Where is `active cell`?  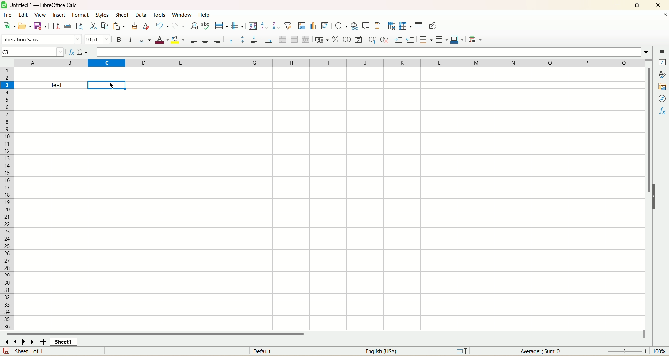
active cell is located at coordinates (106, 85).